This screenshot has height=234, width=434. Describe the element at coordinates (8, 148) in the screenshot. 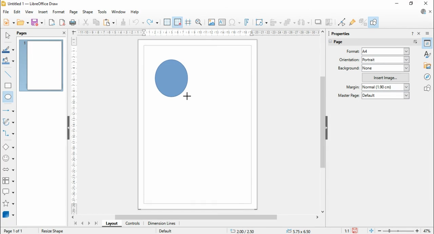

I see `basic shapes` at that location.